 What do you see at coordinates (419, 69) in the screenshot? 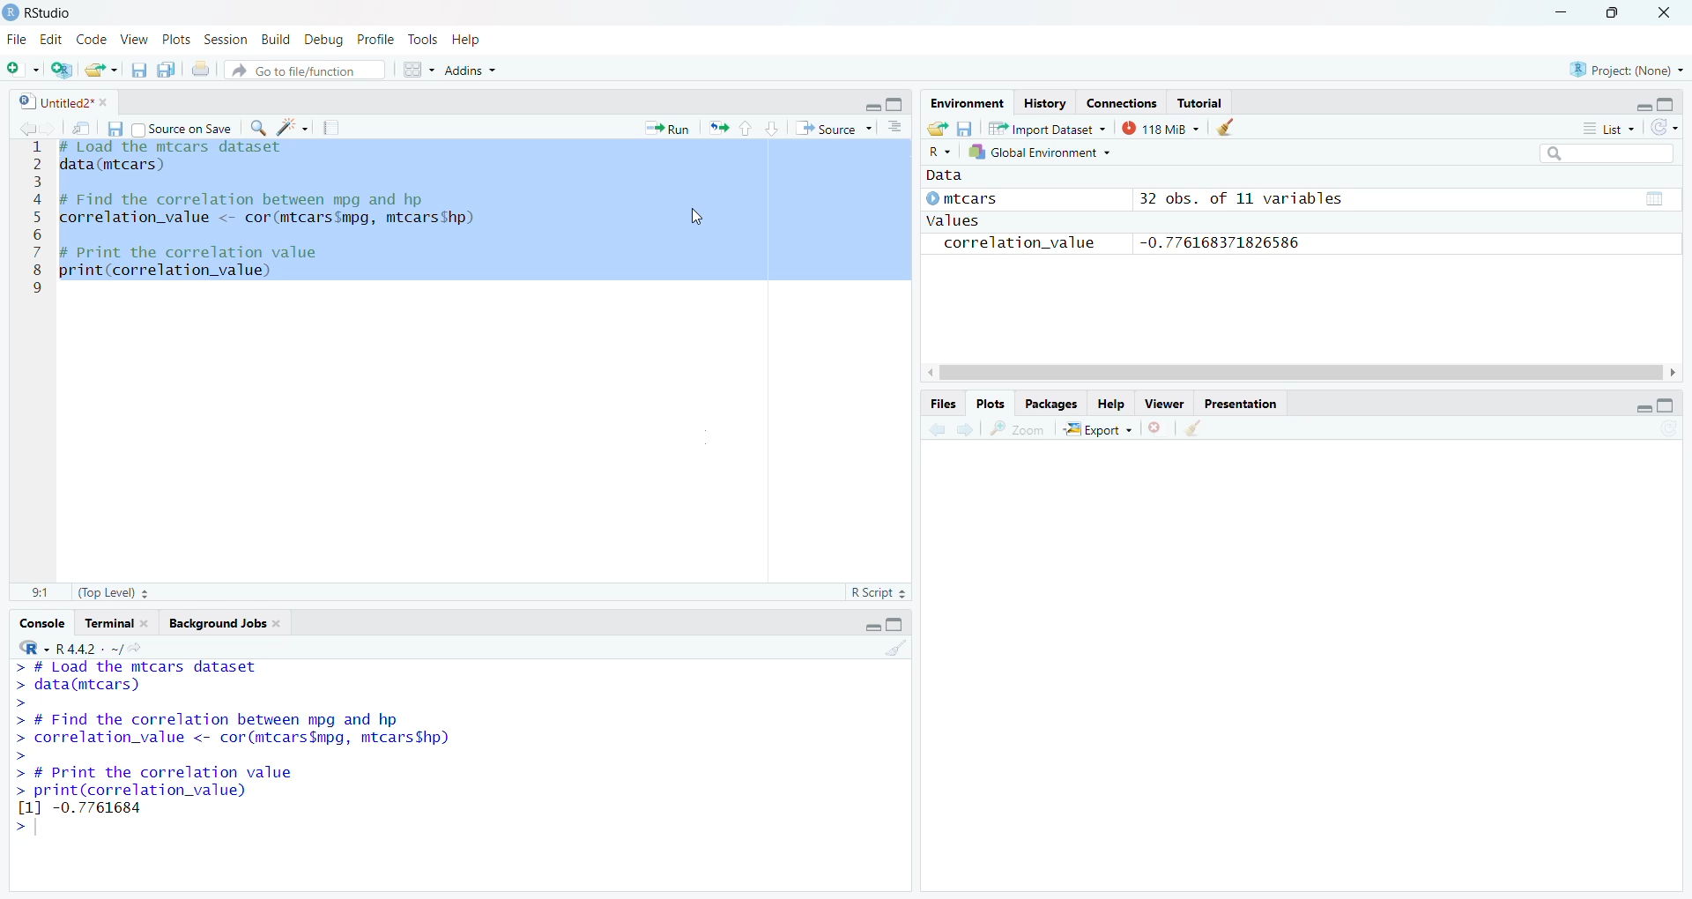
I see `Workspace panes` at bounding box center [419, 69].